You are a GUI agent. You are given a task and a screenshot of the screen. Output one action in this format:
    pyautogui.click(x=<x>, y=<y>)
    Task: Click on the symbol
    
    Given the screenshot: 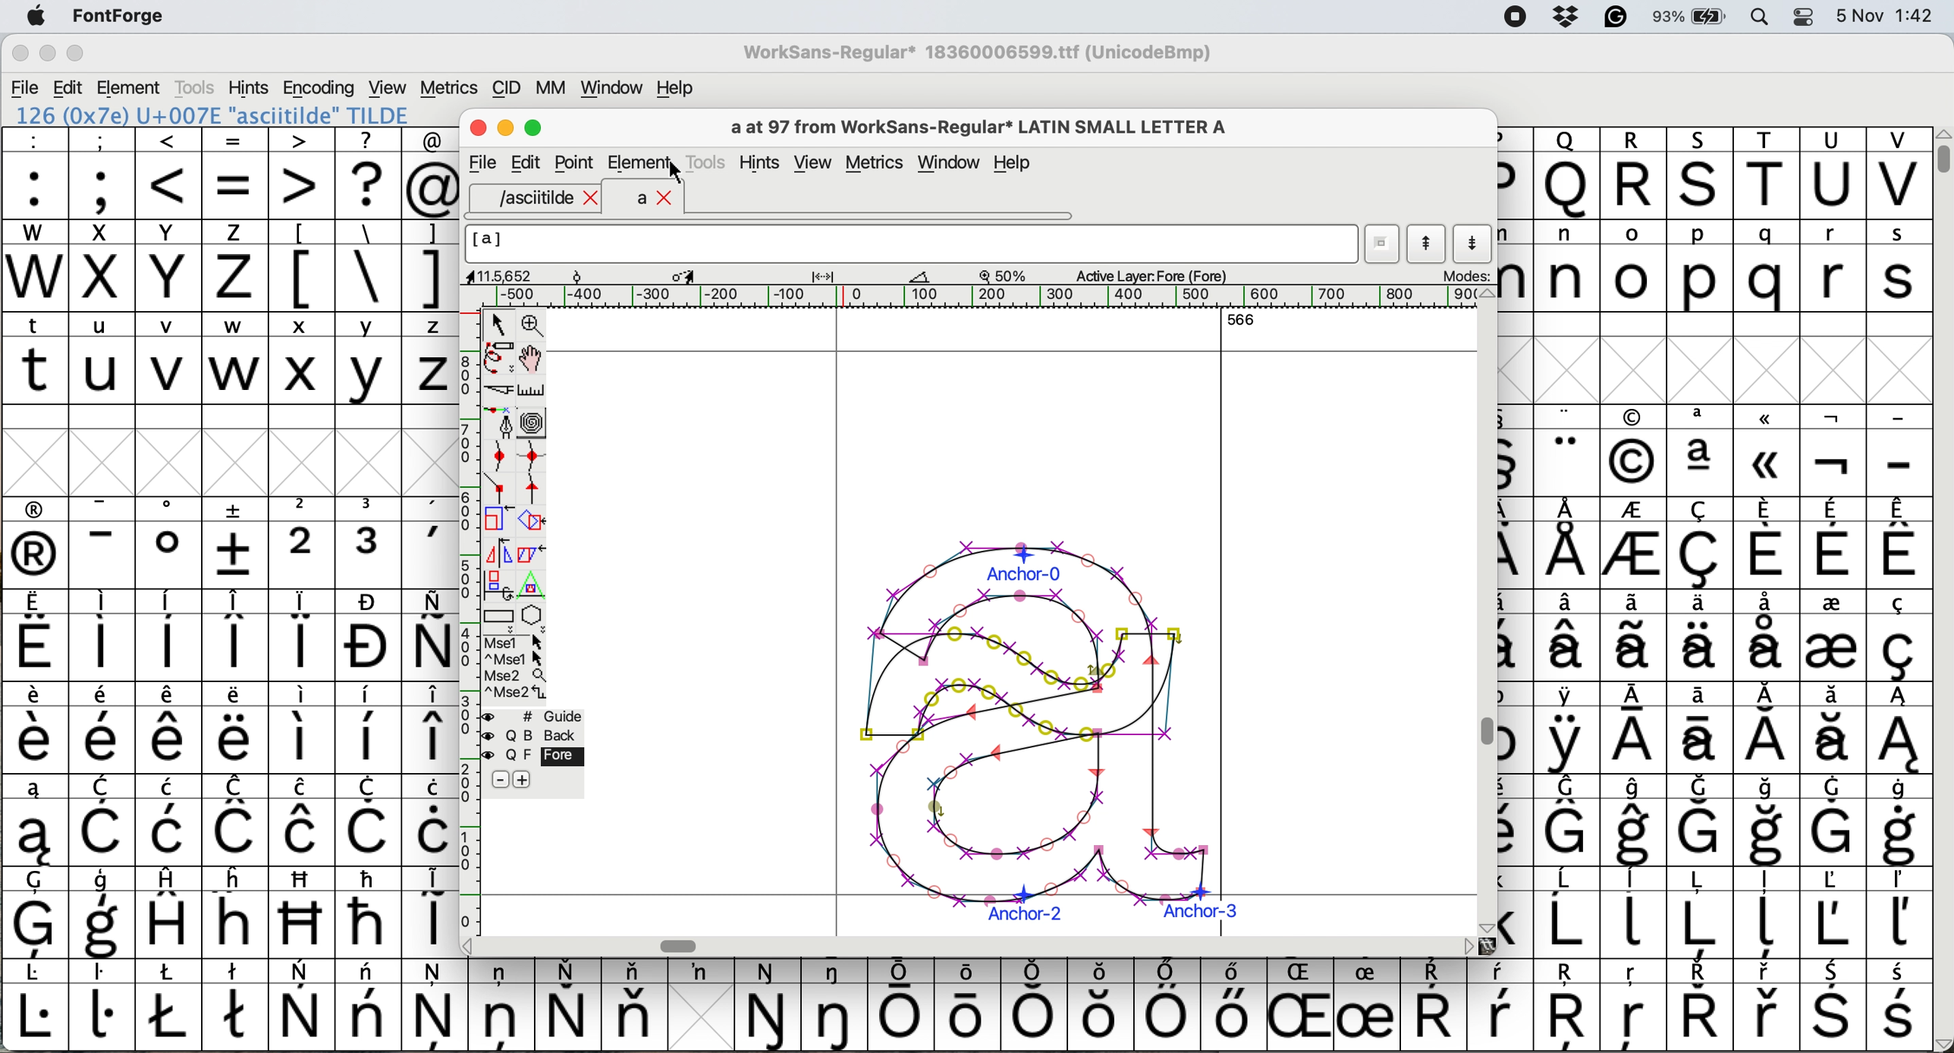 What is the action you would take?
    pyautogui.click(x=369, y=1004)
    